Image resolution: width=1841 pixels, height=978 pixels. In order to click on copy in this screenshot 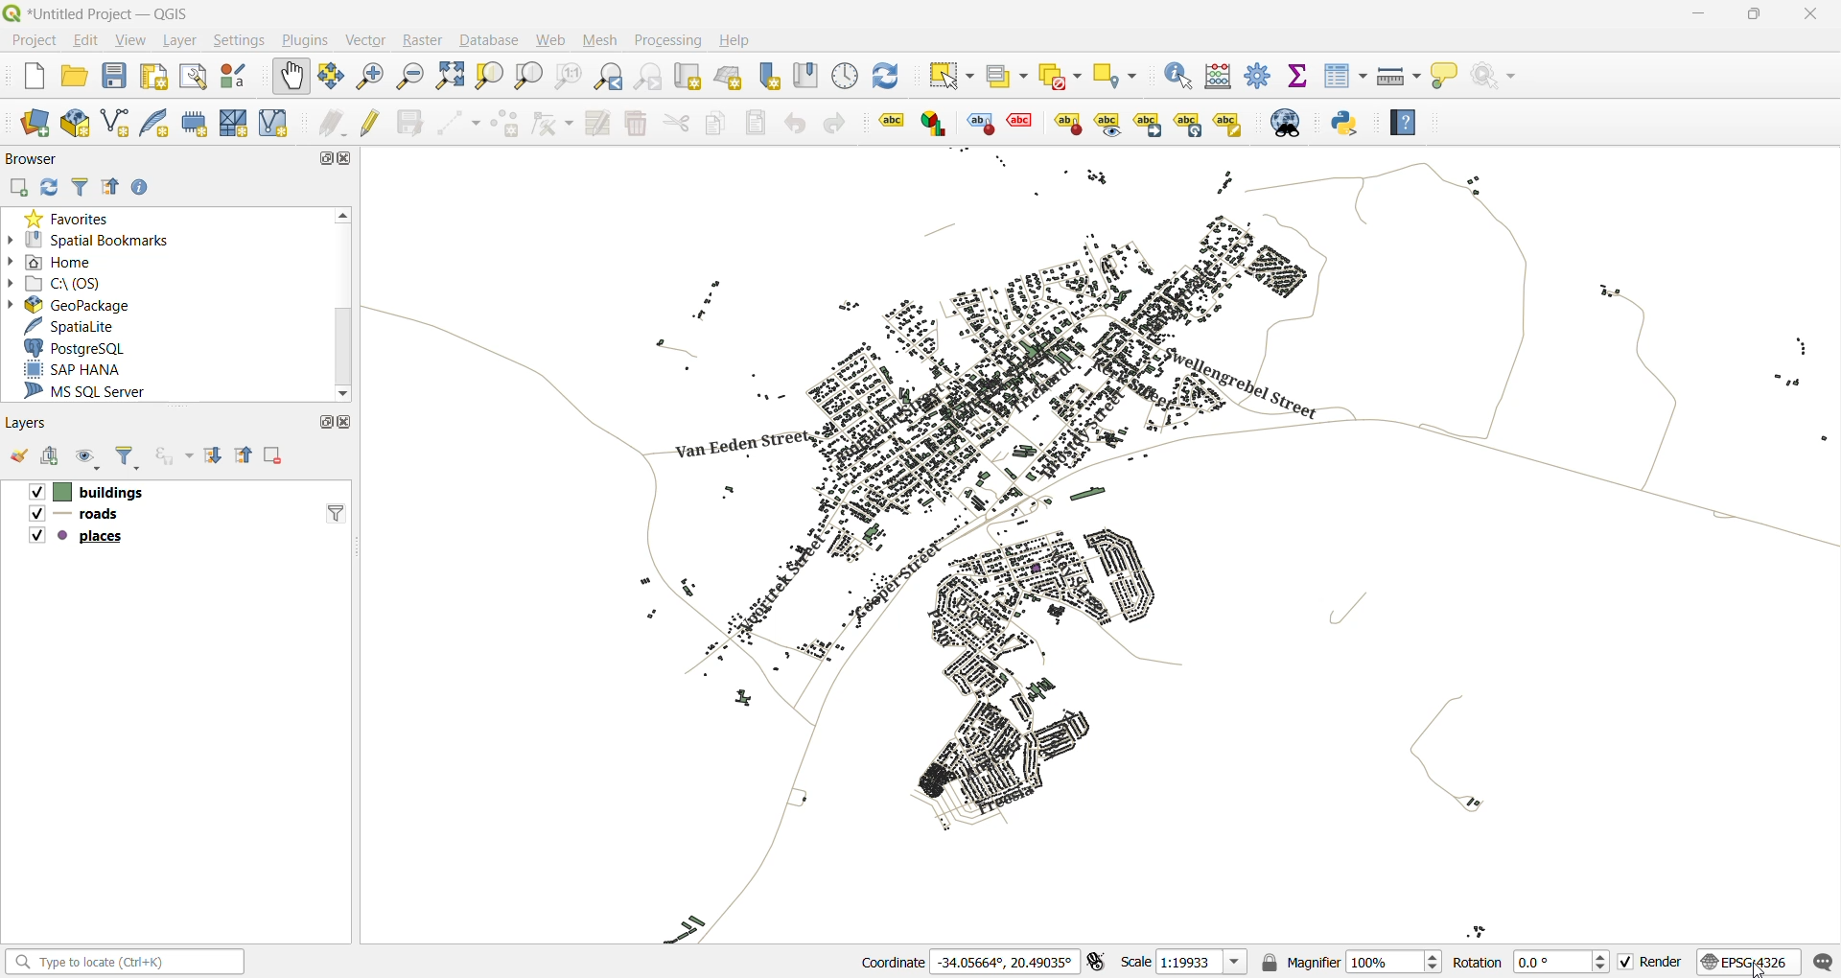, I will do `click(713, 123)`.